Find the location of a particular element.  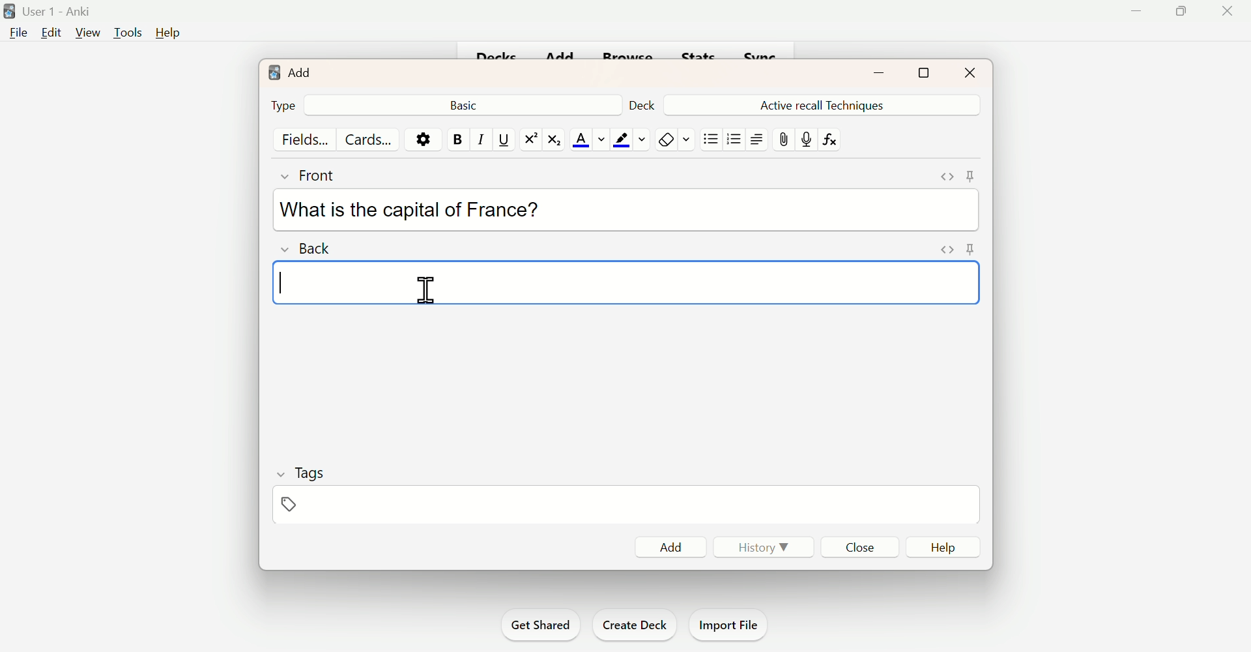

Maximise is located at coordinates (1180, 10).